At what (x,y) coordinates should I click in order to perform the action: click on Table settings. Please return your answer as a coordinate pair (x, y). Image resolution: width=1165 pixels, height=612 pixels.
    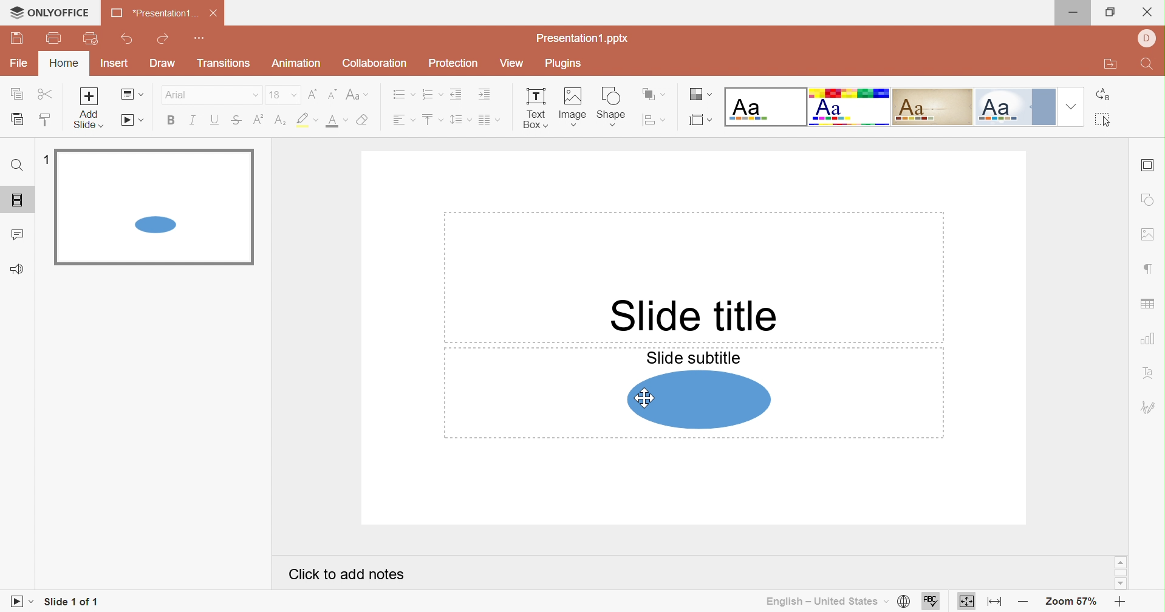
    Looking at the image, I should click on (1149, 305).